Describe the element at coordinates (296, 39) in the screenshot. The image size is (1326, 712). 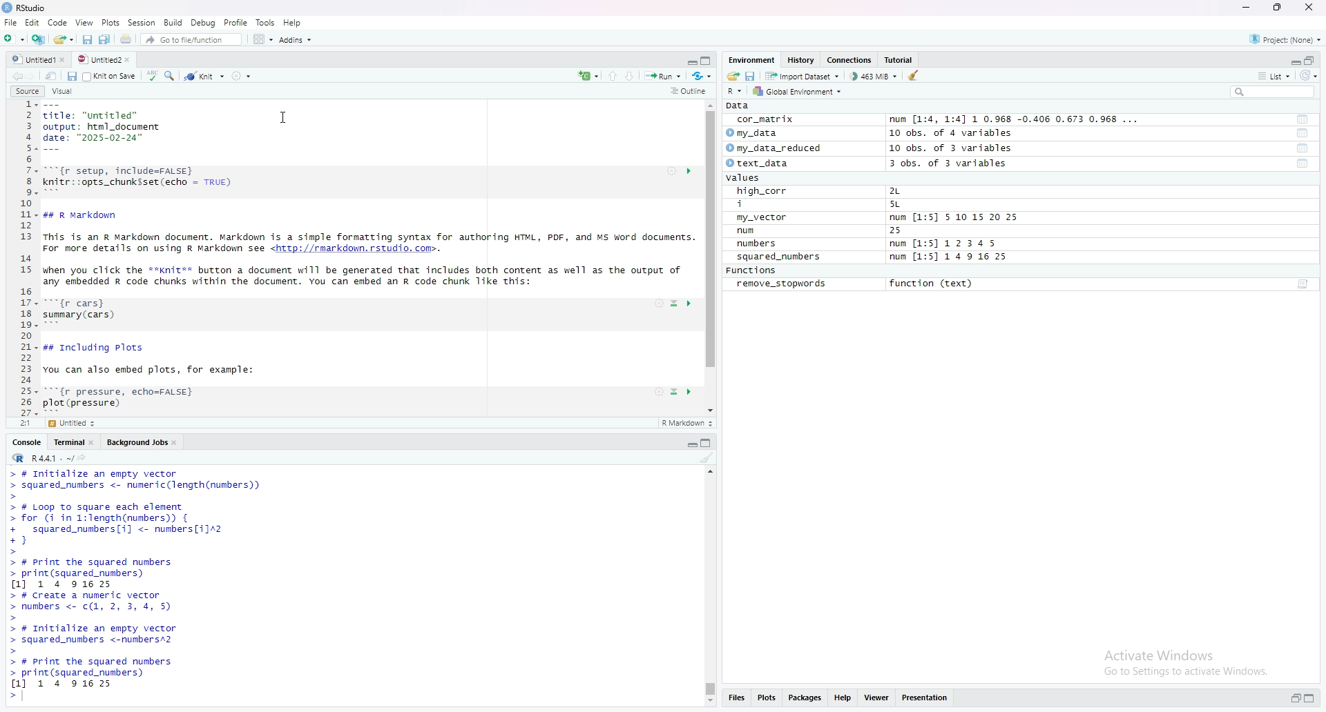
I see `Addins` at that location.